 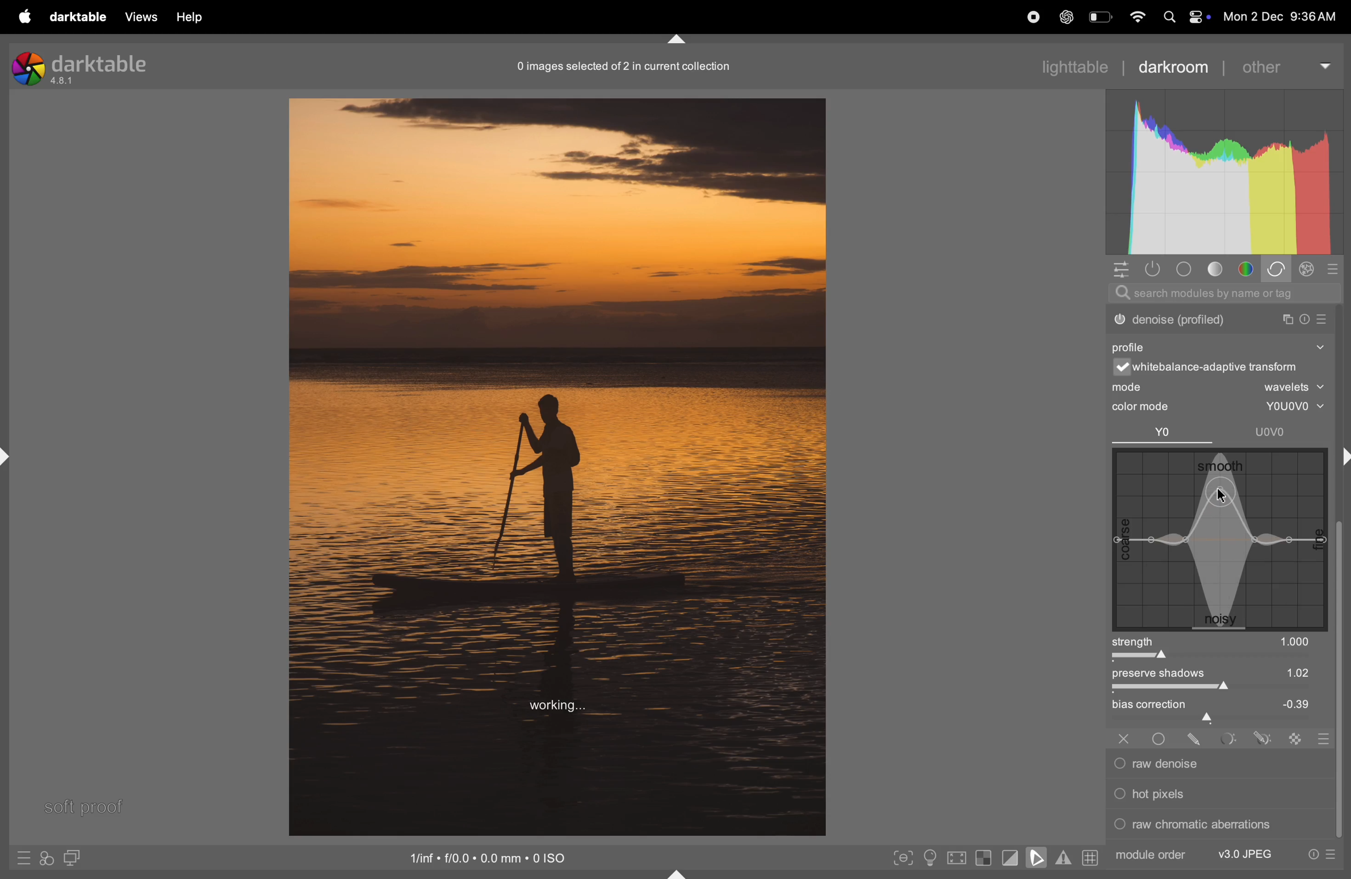 What do you see at coordinates (1226, 369) in the screenshot?
I see `white balance transform` at bounding box center [1226, 369].